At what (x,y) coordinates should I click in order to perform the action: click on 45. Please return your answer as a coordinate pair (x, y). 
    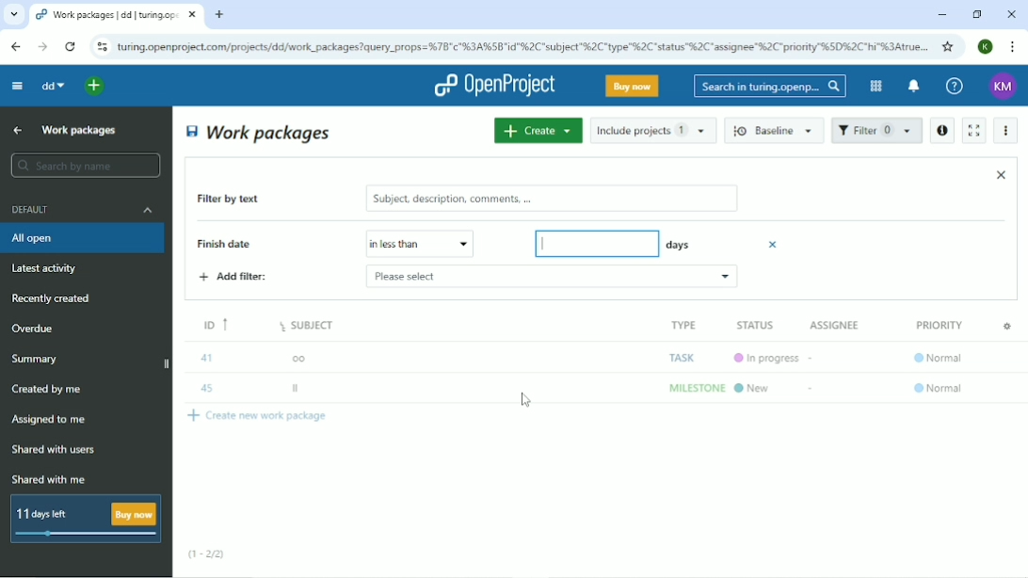
    Looking at the image, I should click on (207, 389).